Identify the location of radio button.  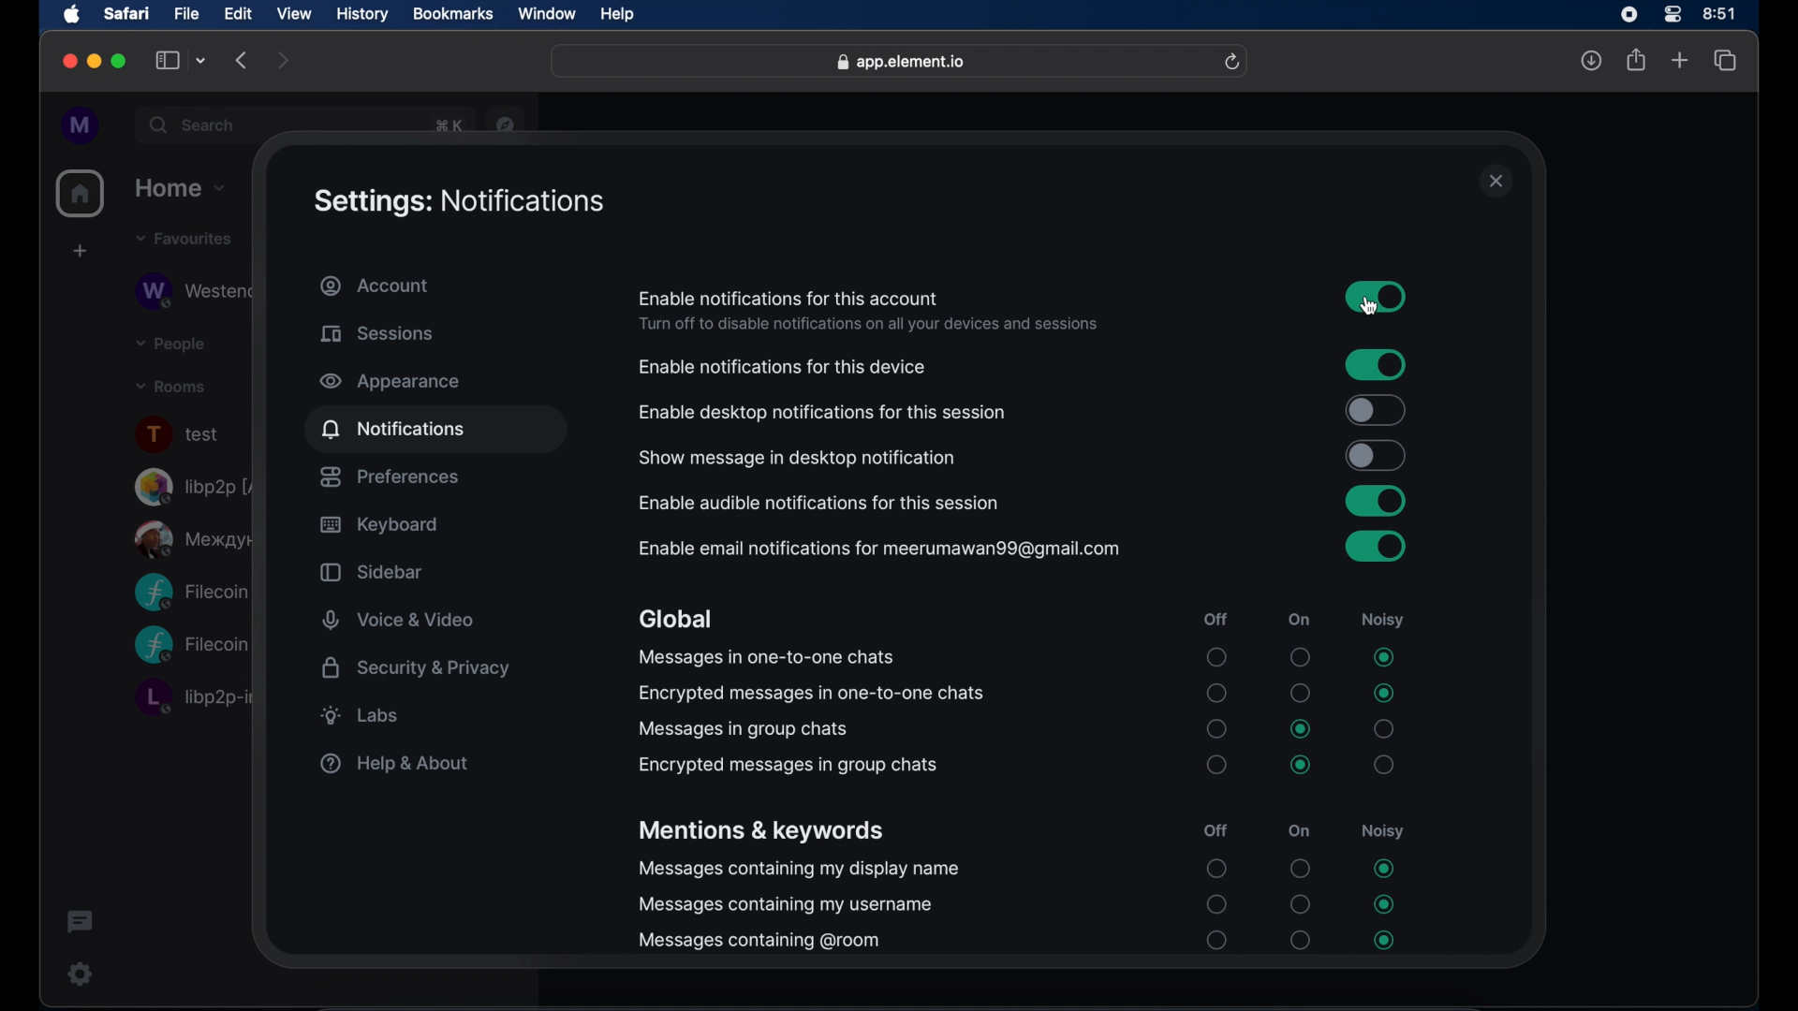
(1299, 657).